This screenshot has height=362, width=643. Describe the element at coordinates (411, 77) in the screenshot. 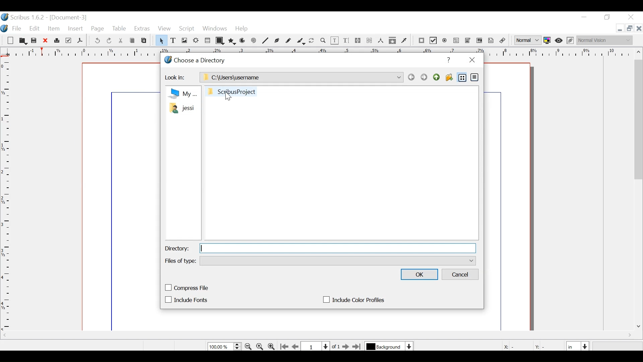

I see `Back` at that location.